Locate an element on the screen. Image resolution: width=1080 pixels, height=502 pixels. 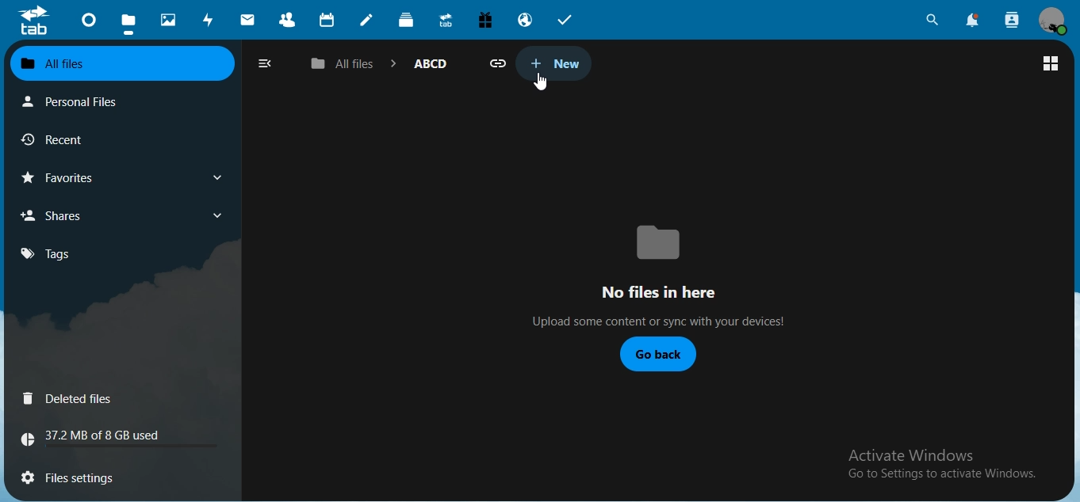
show is located at coordinates (222, 177).